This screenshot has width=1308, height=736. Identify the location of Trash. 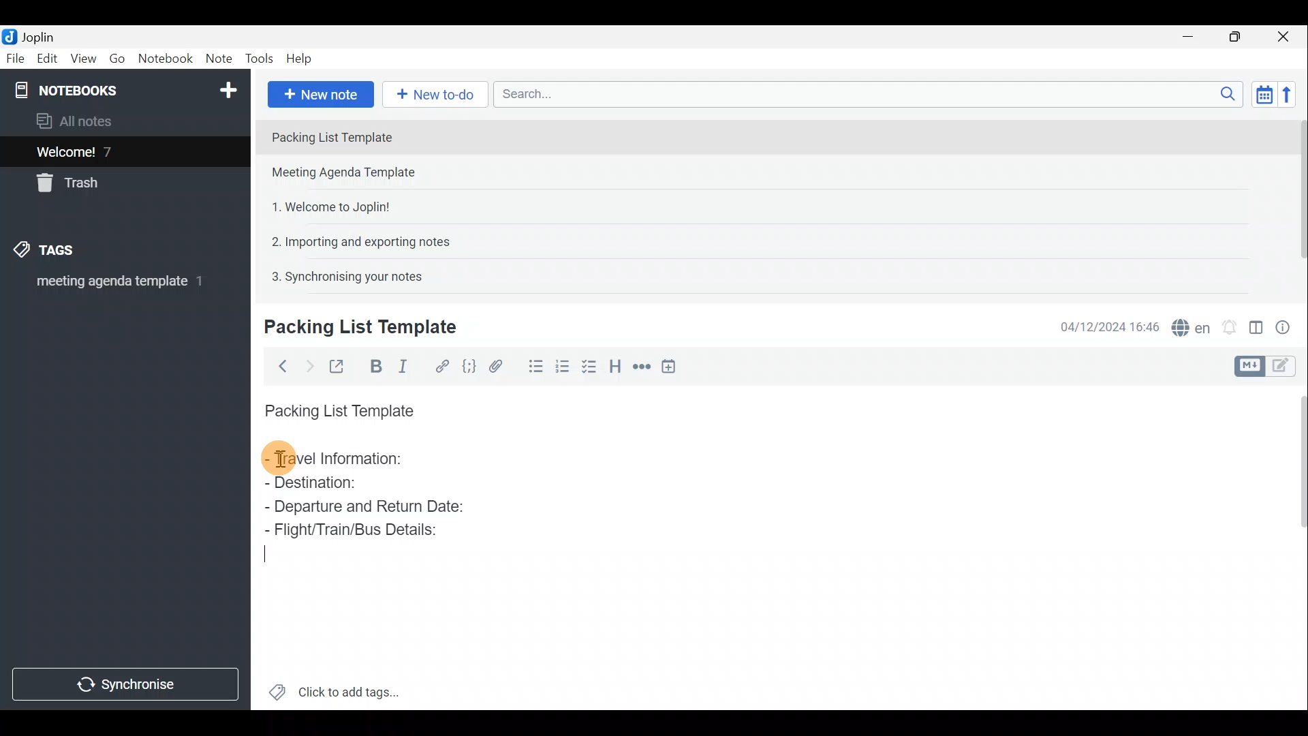
(73, 185).